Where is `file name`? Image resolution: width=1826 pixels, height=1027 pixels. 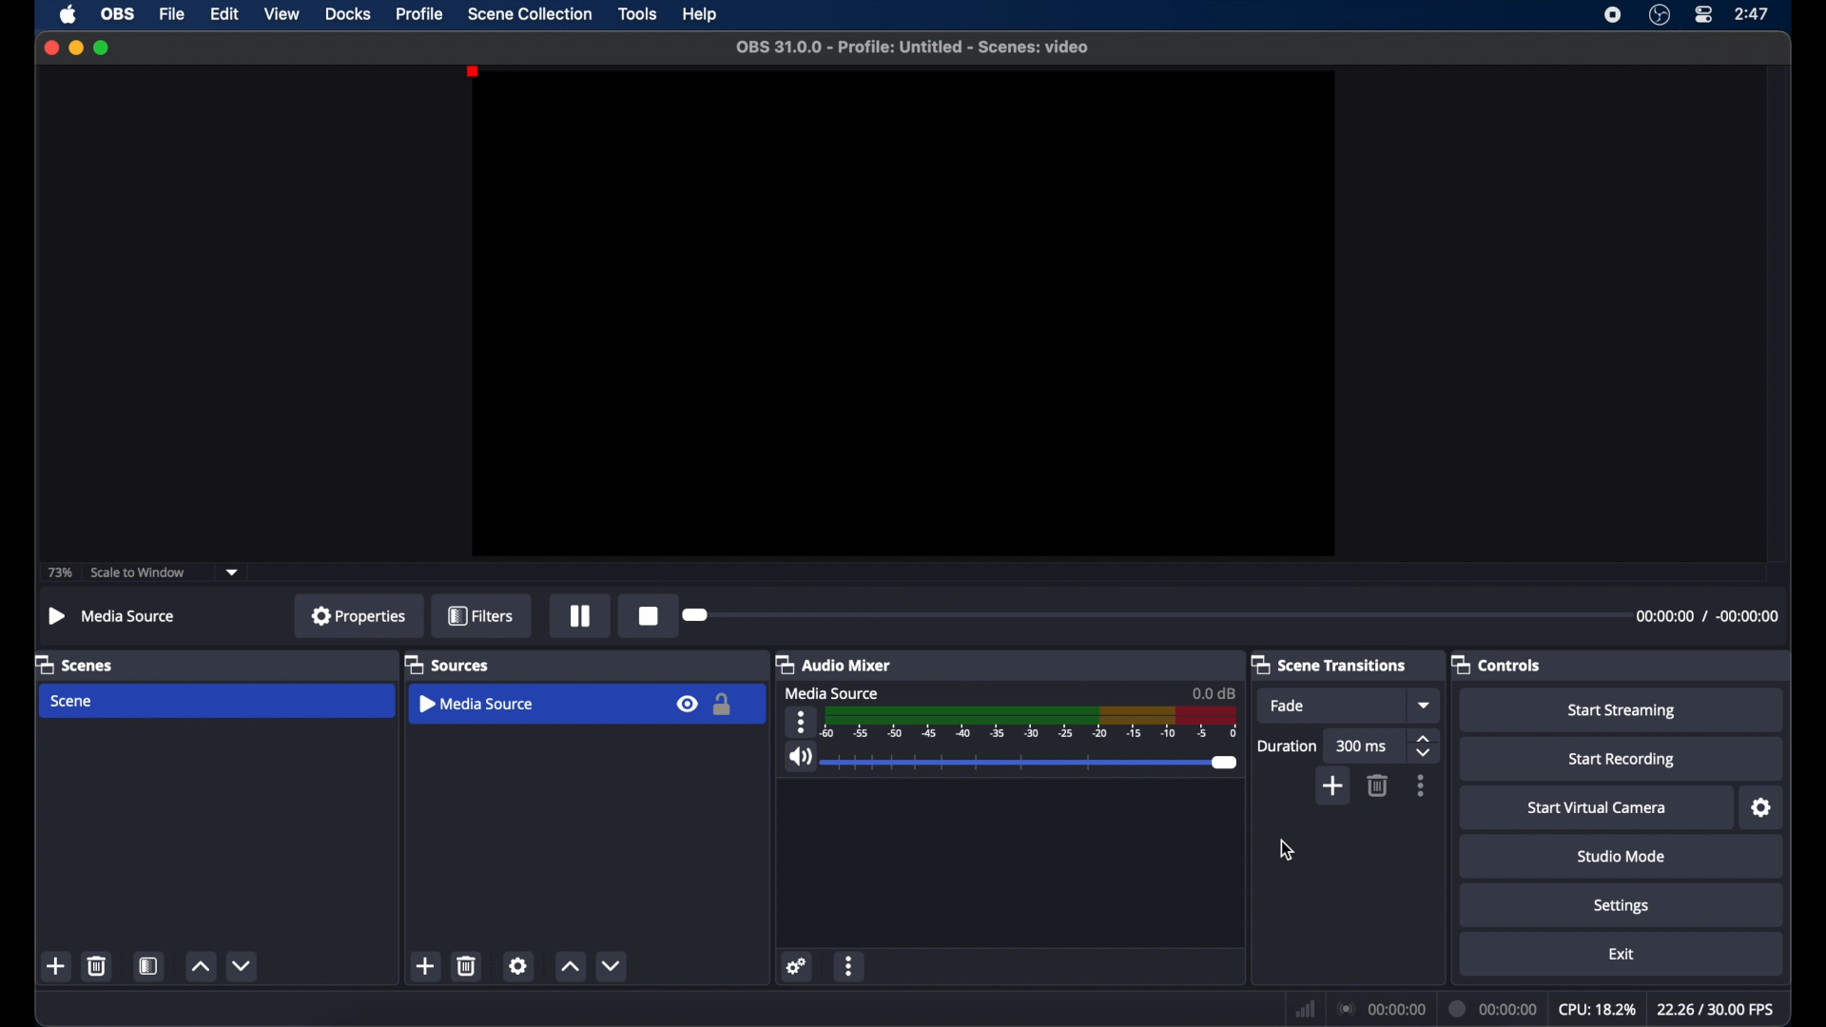
file name is located at coordinates (913, 48).